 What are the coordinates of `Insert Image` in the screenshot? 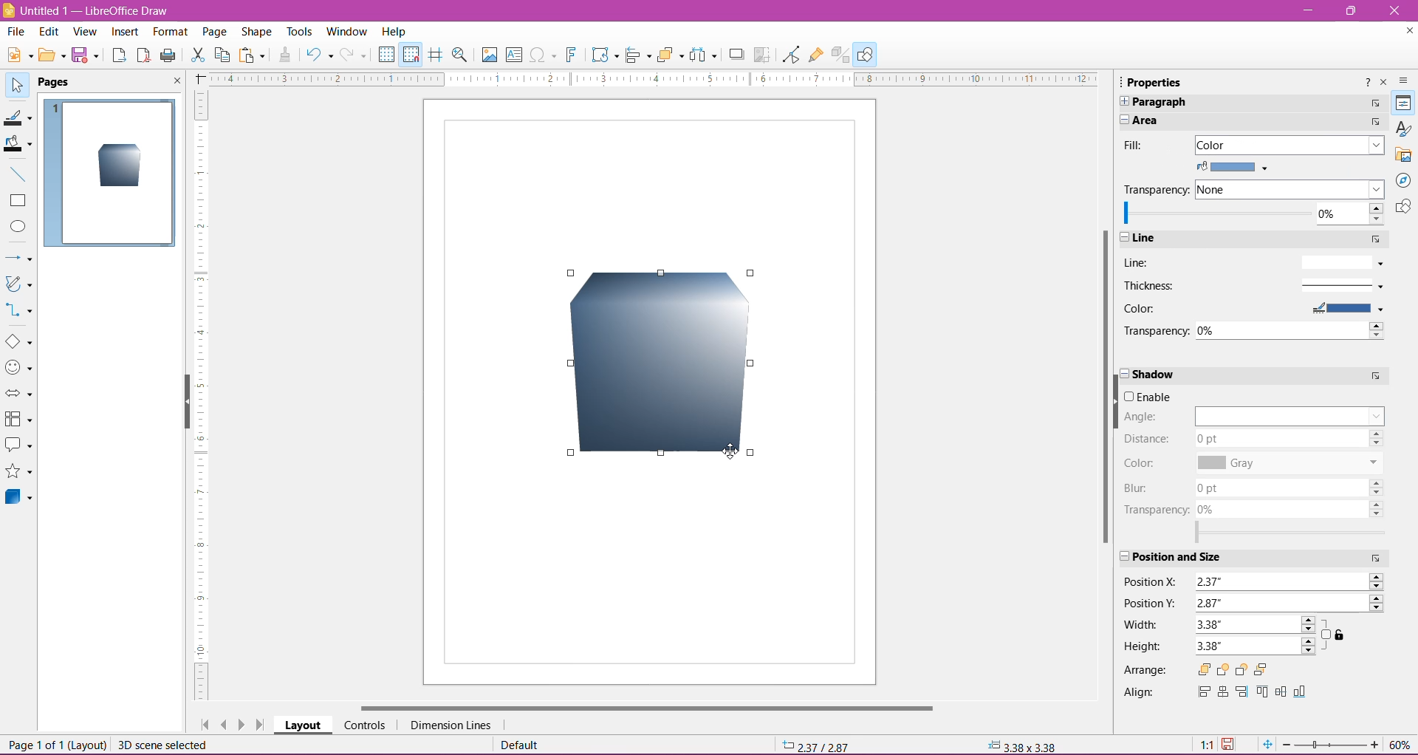 It's located at (489, 55).